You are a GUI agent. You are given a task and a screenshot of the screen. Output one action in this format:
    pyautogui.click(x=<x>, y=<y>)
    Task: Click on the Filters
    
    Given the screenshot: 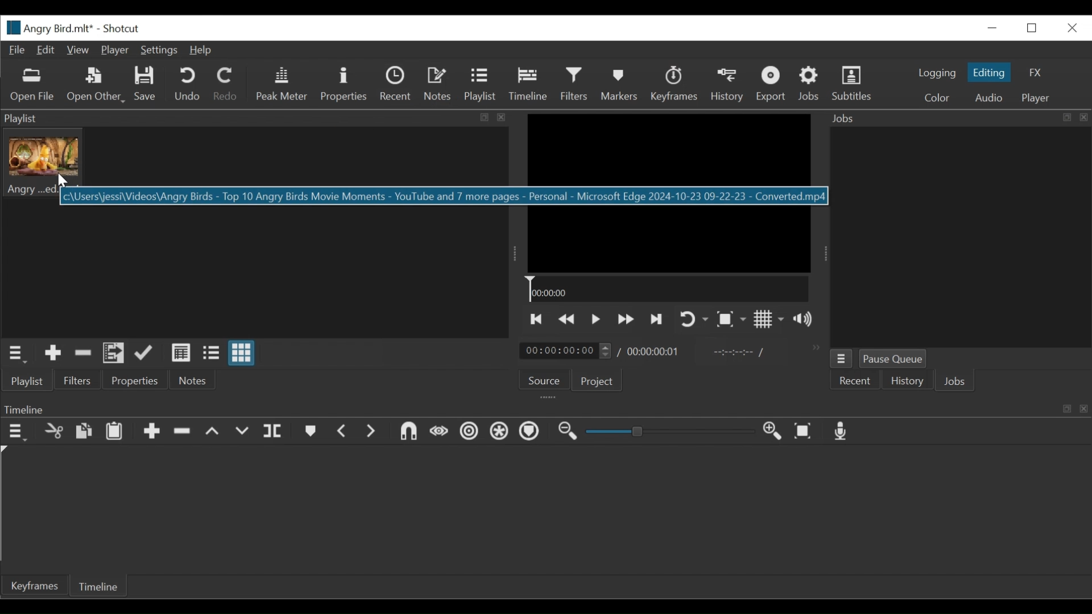 What is the action you would take?
    pyautogui.click(x=575, y=84)
    